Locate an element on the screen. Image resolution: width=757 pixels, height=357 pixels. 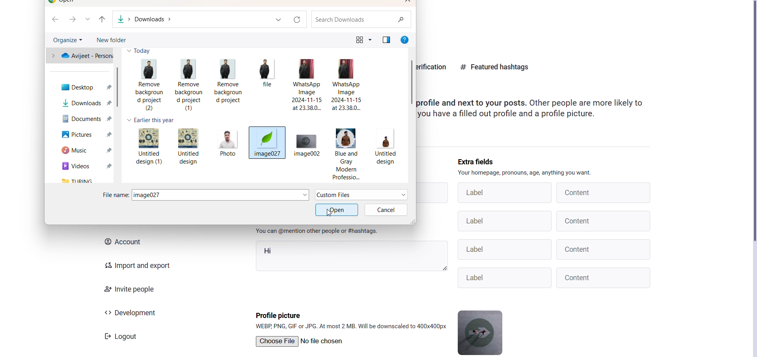
active open option is located at coordinates (336, 210).